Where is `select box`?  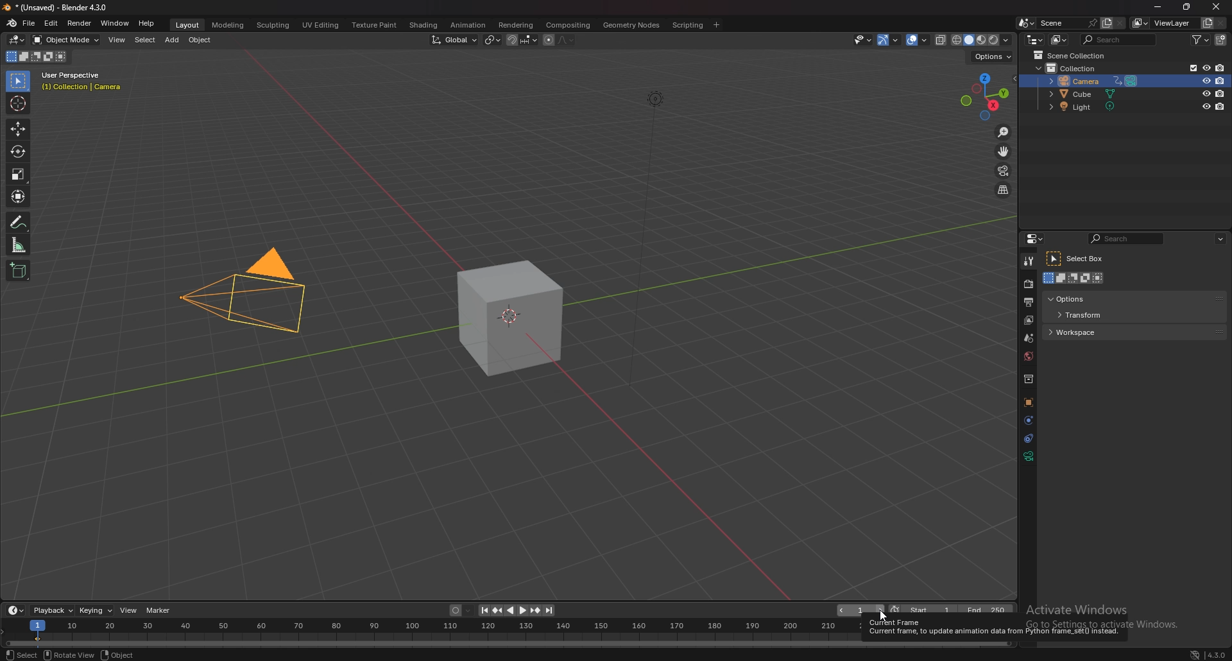 select box is located at coordinates (1077, 259).